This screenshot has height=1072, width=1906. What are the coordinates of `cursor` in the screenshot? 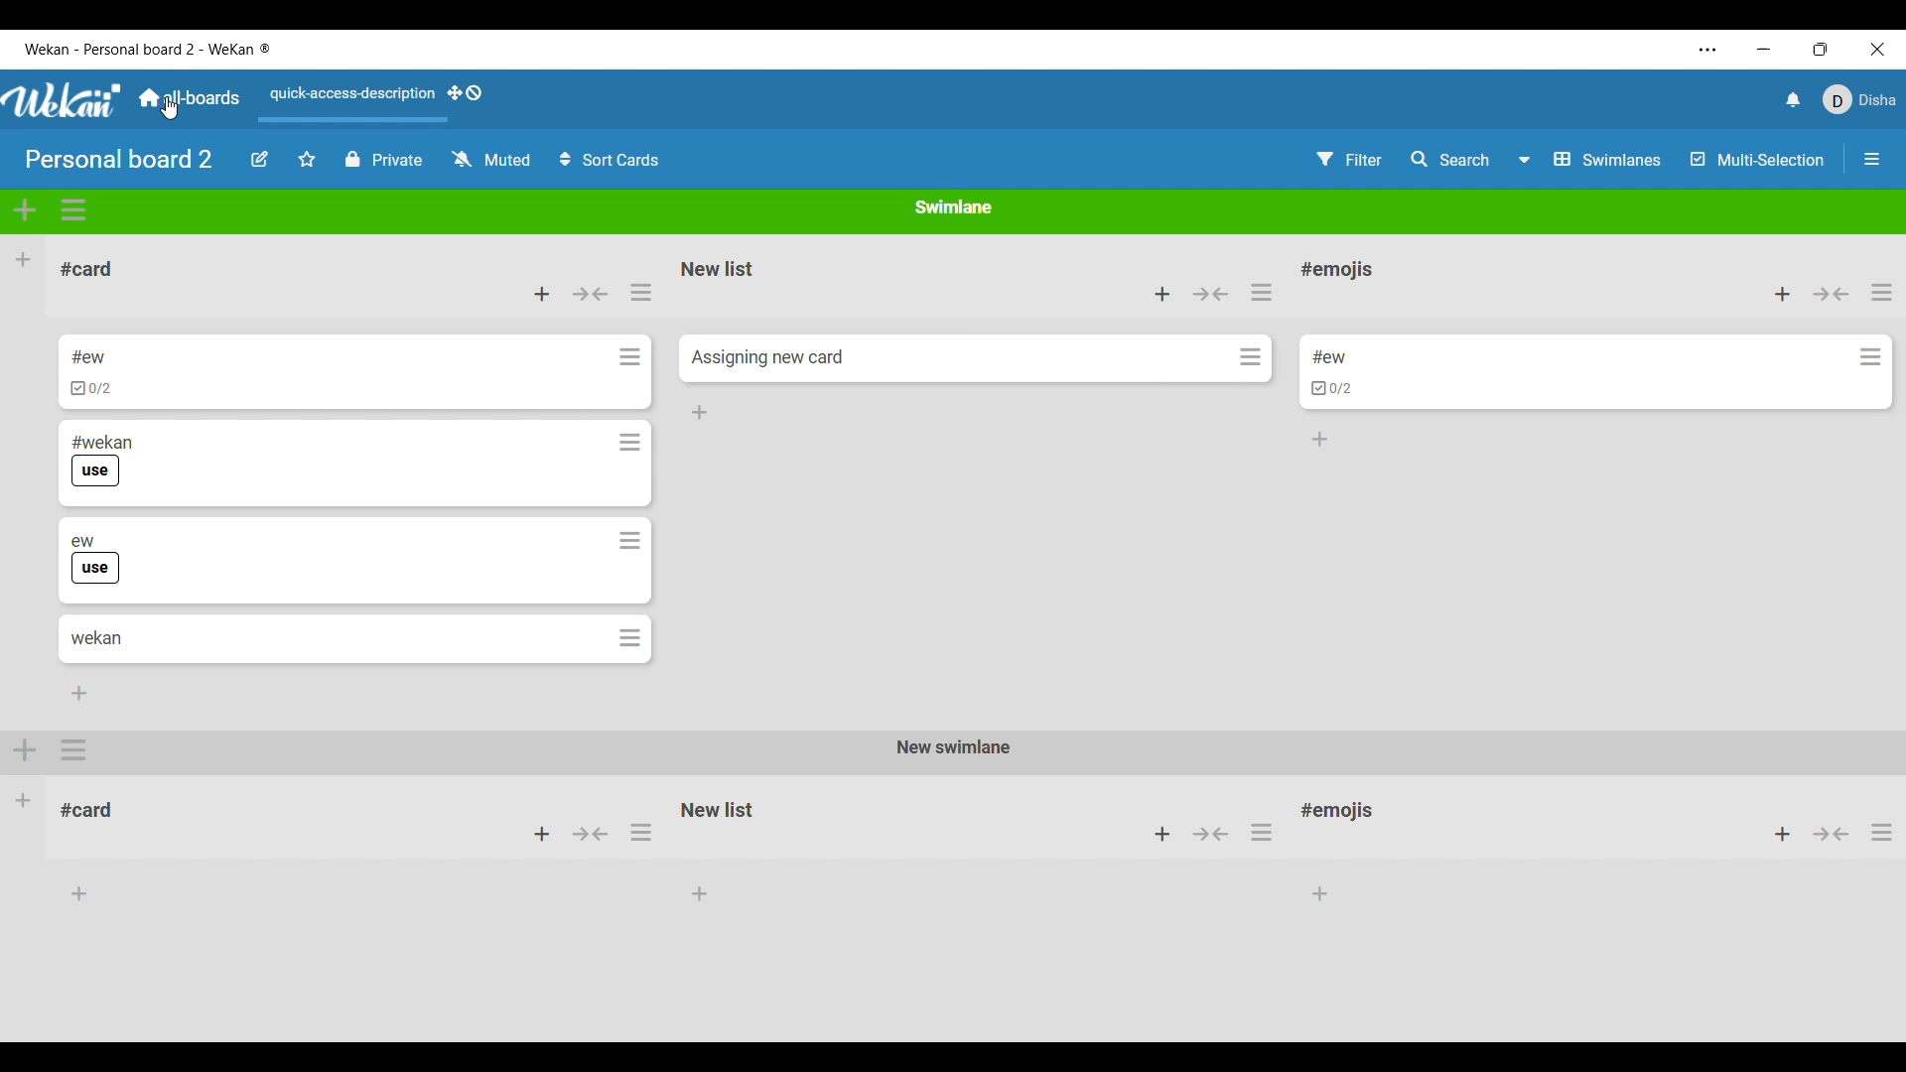 It's located at (169, 109).